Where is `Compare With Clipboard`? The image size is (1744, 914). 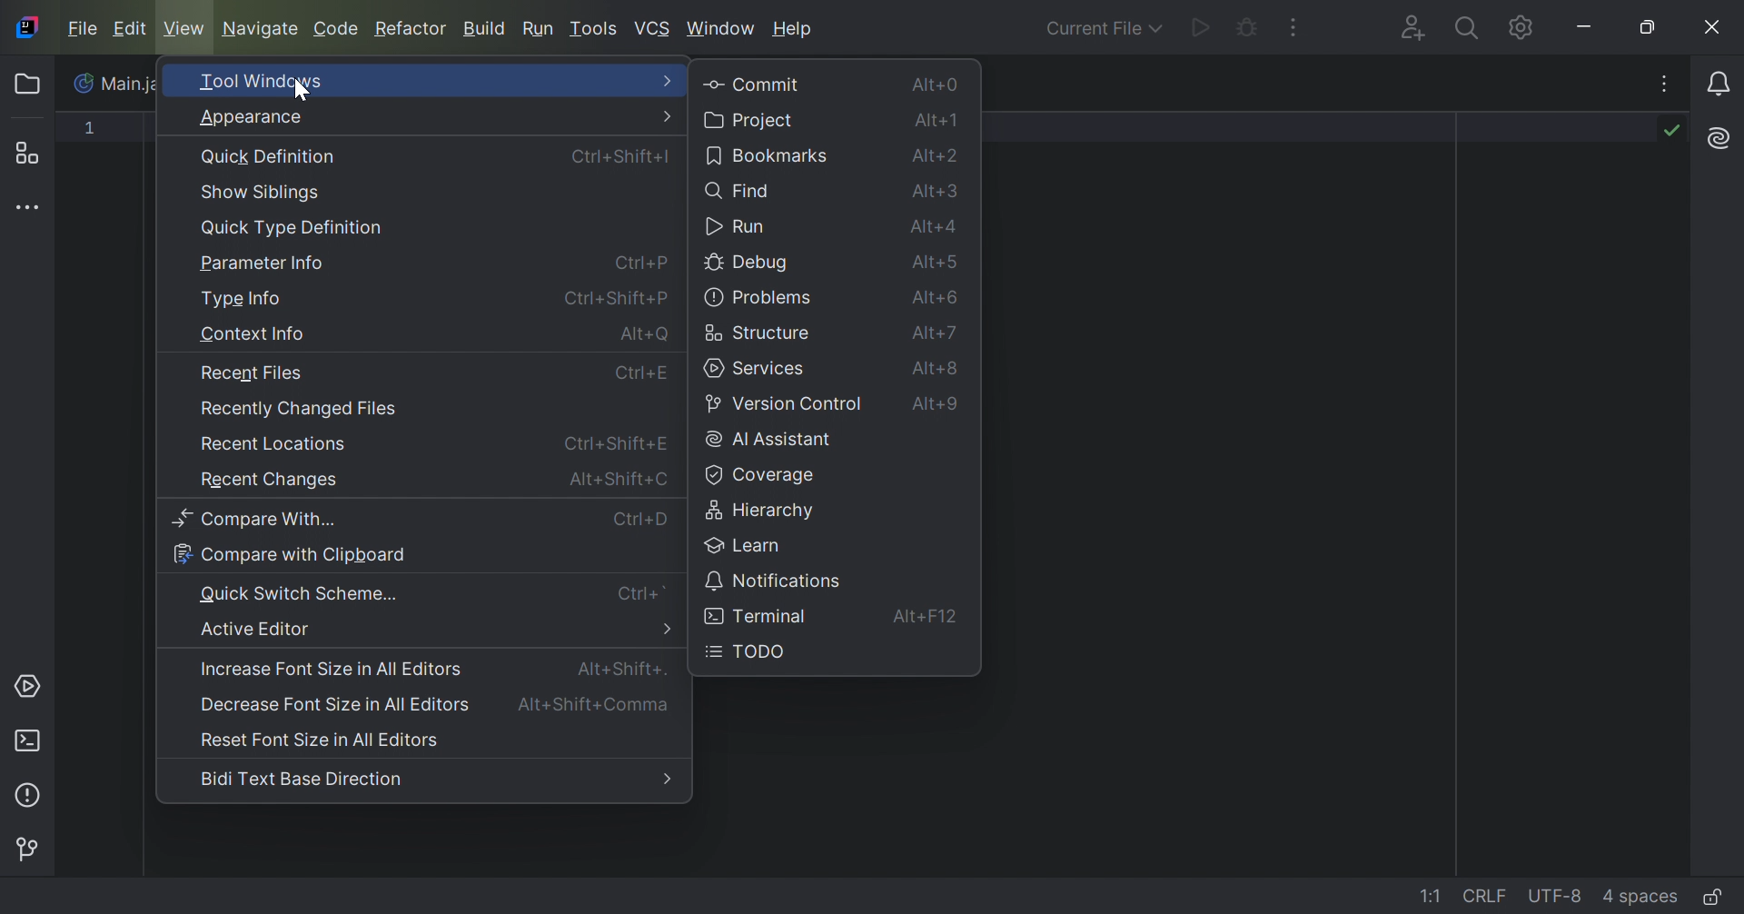
Compare With Clipboard is located at coordinates (290, 555).